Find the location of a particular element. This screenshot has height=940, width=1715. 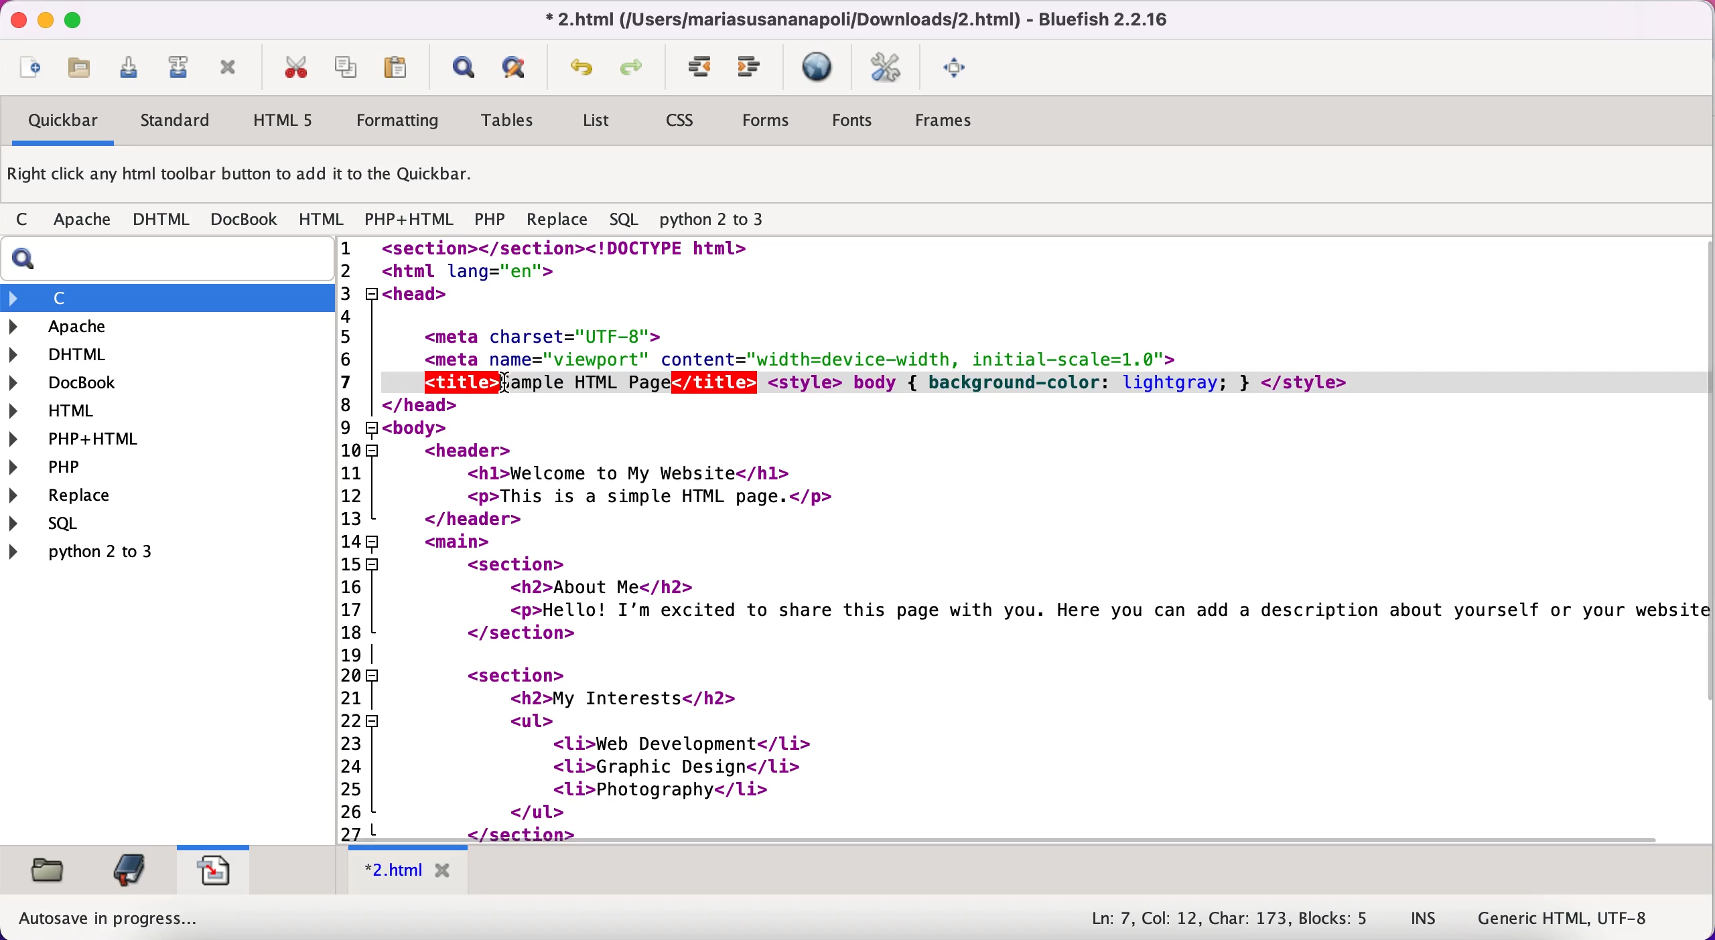

html5 is located at coordinates (280, 120).